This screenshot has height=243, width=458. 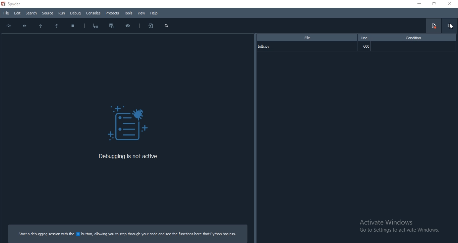 What do you see at coordinates (435, 4) in the screenshot?
I see `Restore` at bounding box center [435, 4].